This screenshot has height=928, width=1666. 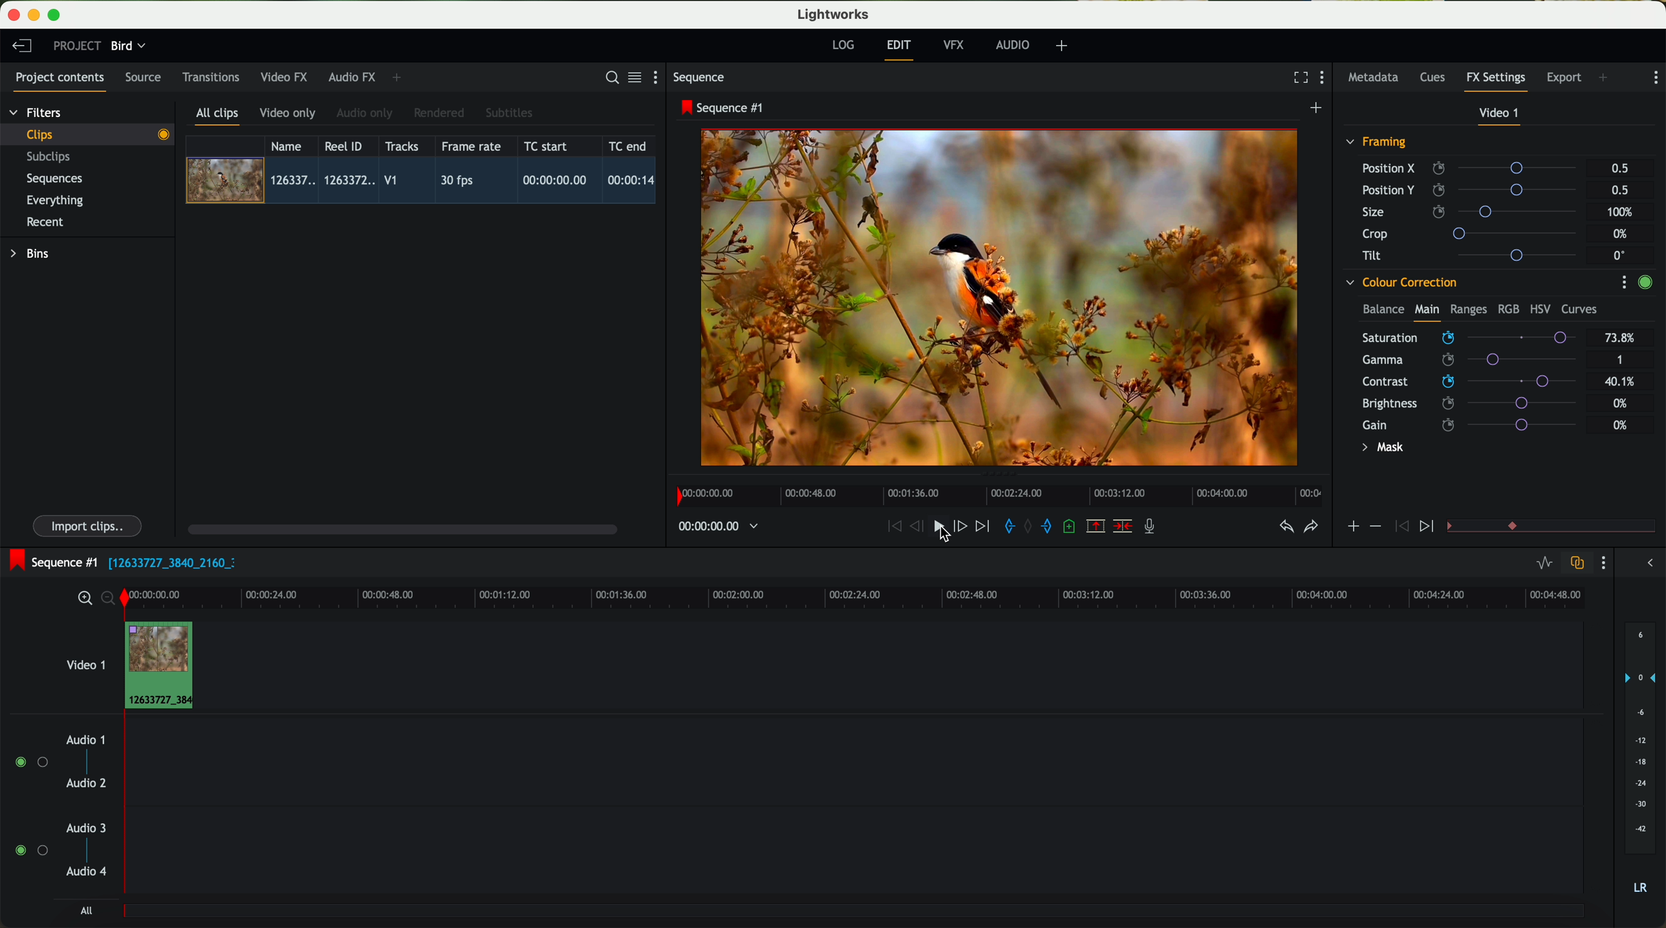 What do you see at coordinates (210, 77) in the screenshot?
I see `transitions` at bounding box center [210, 77].